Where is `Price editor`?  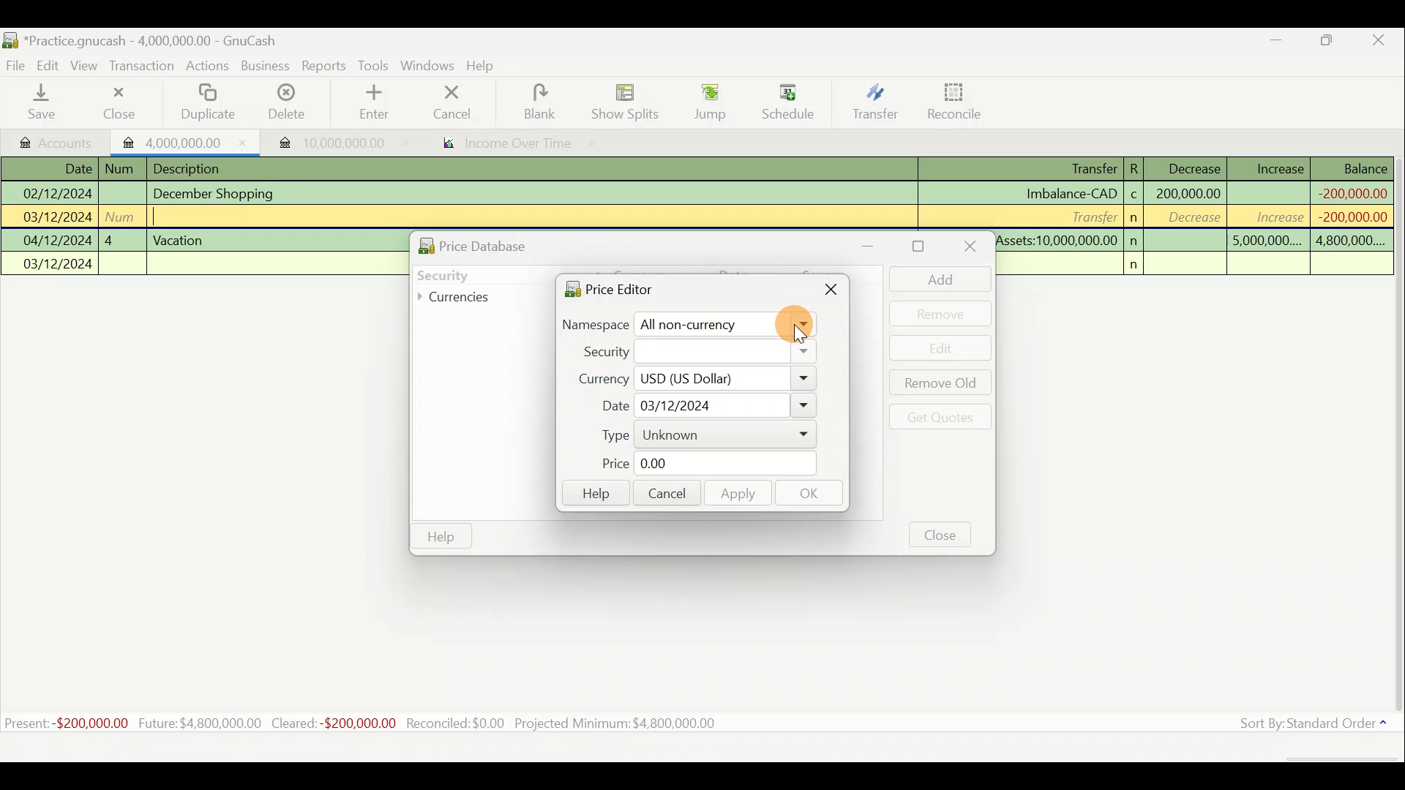
Price editor is located at coordinates (604, 288).